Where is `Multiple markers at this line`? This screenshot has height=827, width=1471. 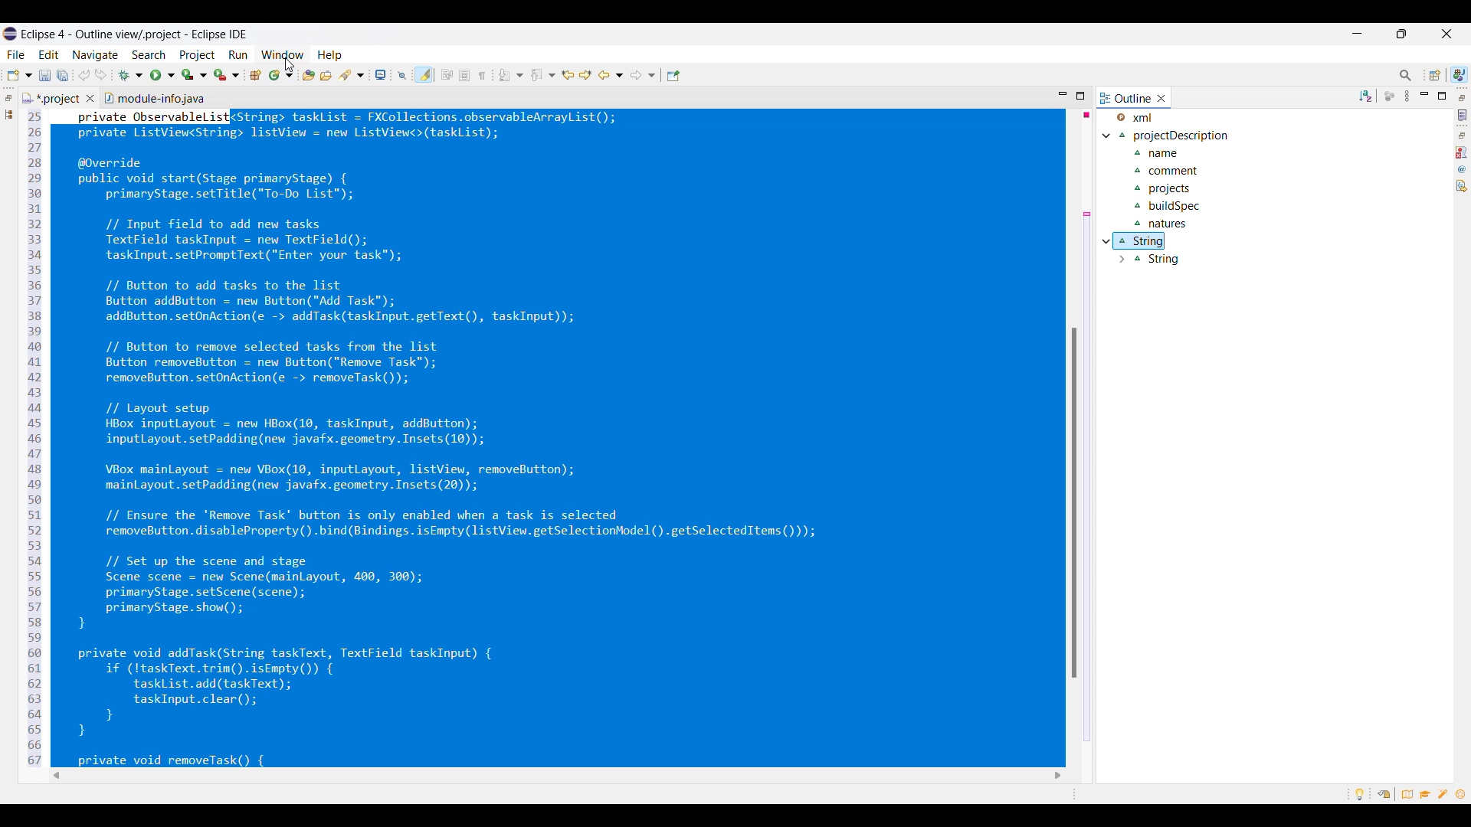 Multiple markers at this line is located at coordinates (1087, 477).